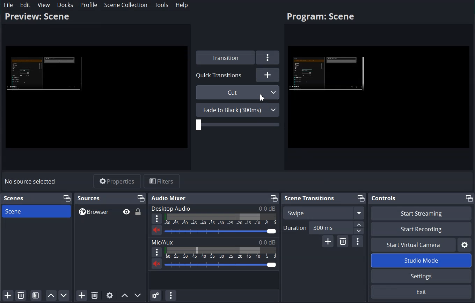  What do you see at coordinates (156, 252) in the screenshot?
I see `More` at bounding box center [156, 252].